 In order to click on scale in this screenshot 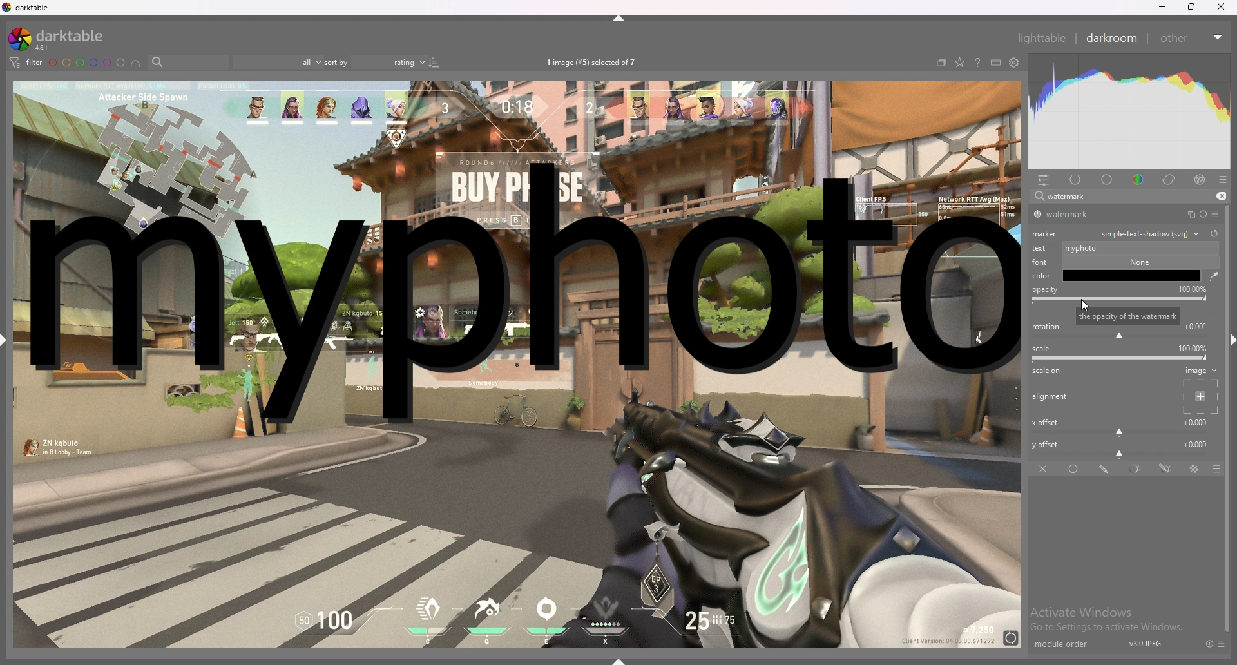, I will do `click(1122, 353)`.